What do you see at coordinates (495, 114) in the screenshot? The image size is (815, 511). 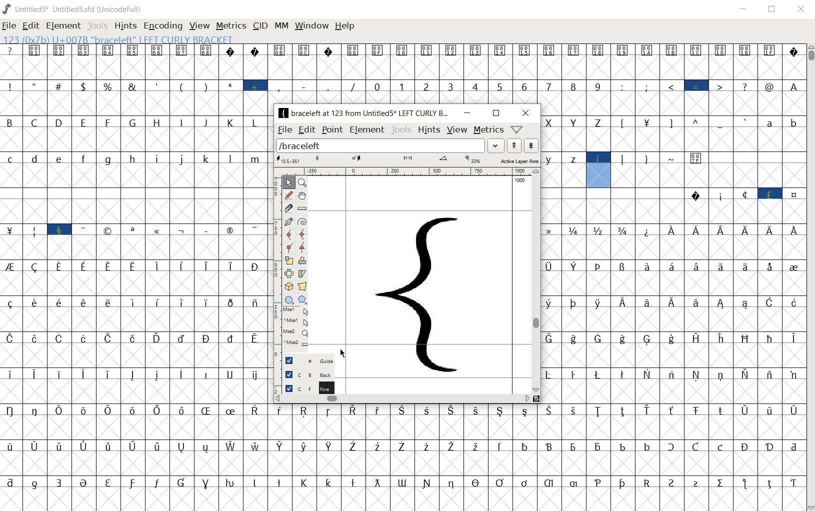 I see `restore down` at bounding box center [495, 114].